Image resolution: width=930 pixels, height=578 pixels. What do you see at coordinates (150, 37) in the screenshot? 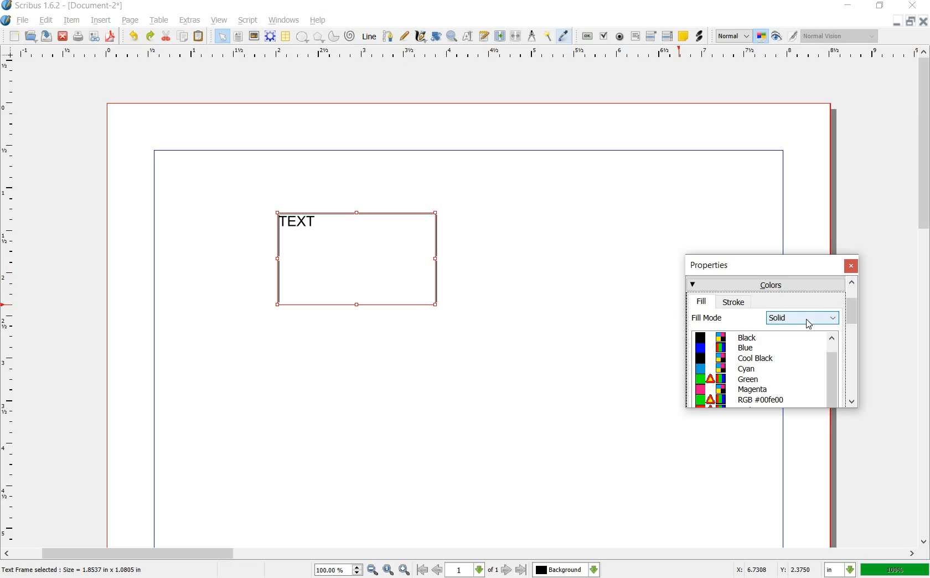
I see `redo` at bounding box center [150, 37].